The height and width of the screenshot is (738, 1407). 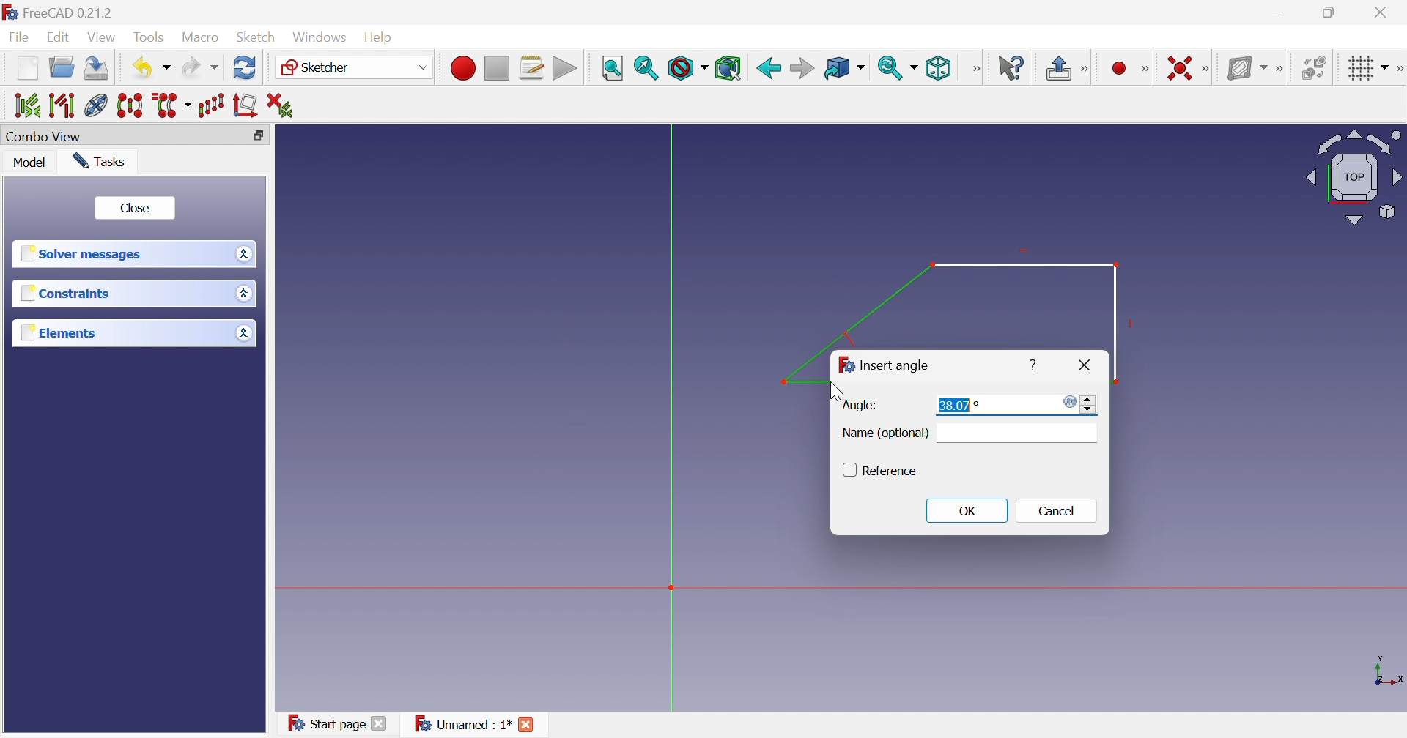 What do you see at coordinates (496, 67) in the screenshot?
I see `Stop macro recording` at bounding box center [496, 67].